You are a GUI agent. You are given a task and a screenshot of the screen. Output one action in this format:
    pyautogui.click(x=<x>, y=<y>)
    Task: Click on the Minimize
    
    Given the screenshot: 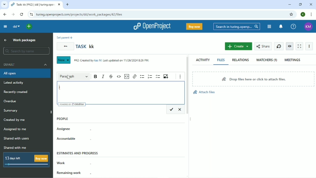 What is the action you would take?
    pyautogui.click(x=290, y=5)
    